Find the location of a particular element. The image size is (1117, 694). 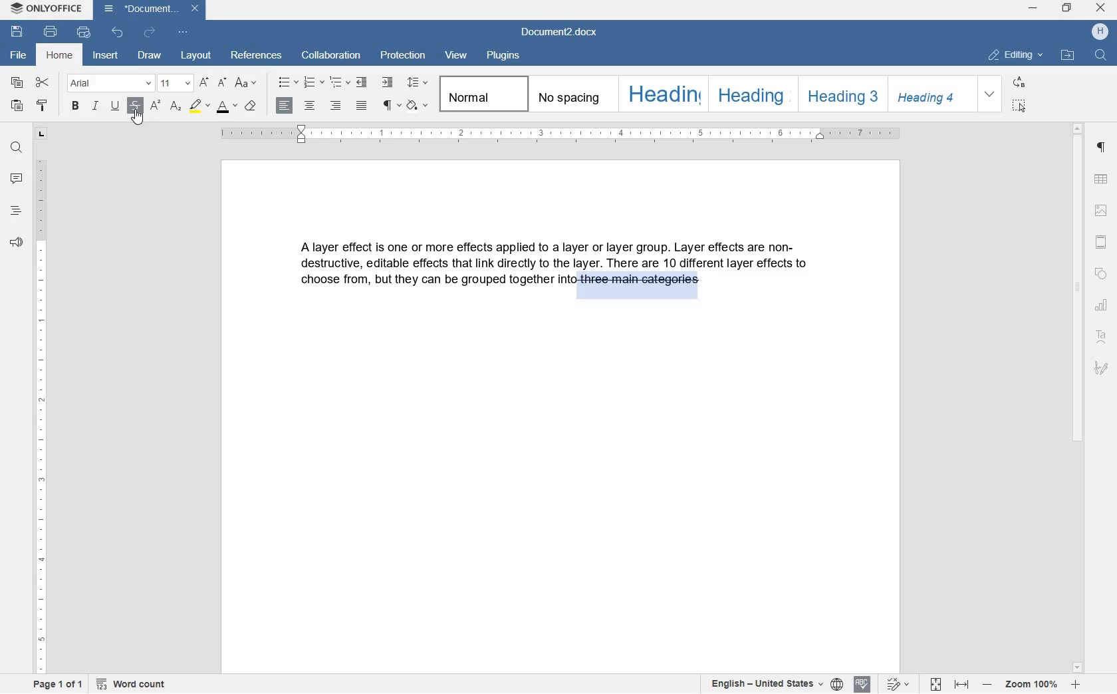

font size is located at coordinates (174, 82).